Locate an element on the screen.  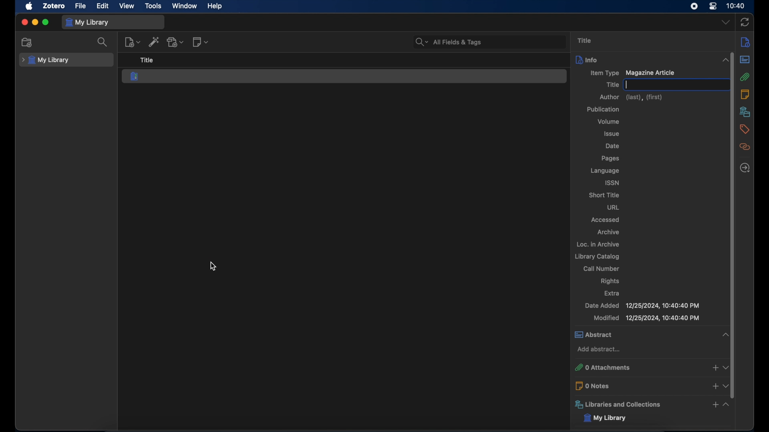
my library is located at coordinates (46, 60).